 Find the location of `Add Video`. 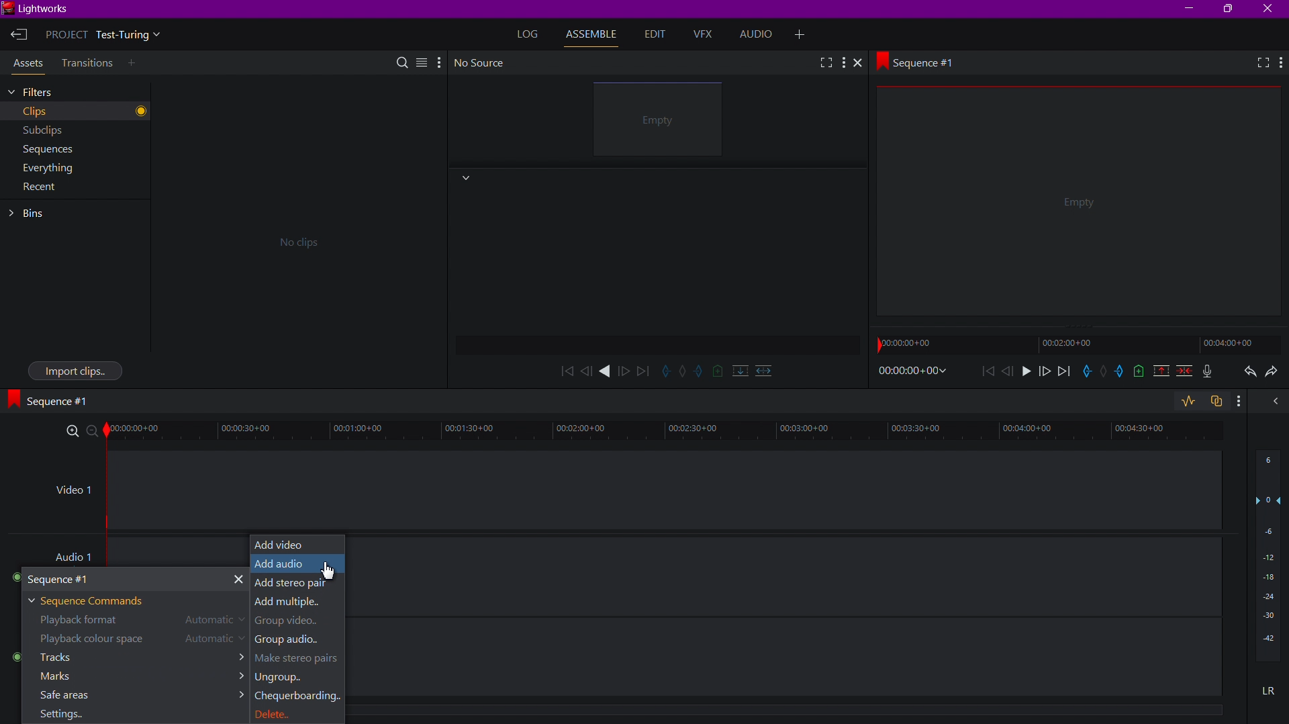

Add Video is located at coordinates (297, 543).